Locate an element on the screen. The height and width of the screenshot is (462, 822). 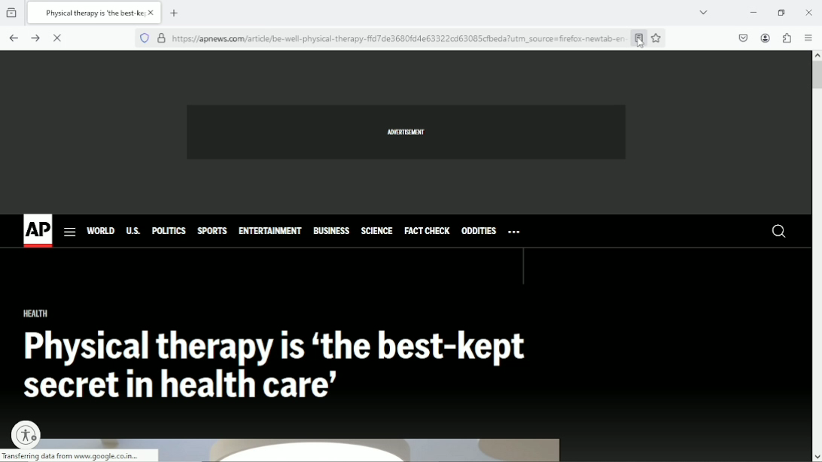
SCIENCE is located at coordinates (376, 229).